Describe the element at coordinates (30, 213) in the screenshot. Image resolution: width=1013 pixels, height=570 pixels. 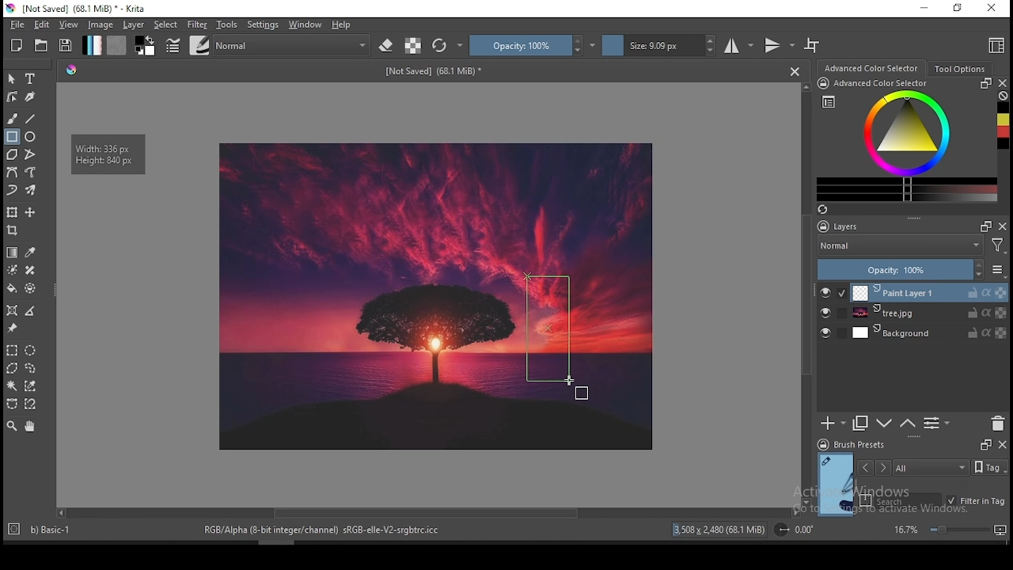
I see `move a layer` at that location.